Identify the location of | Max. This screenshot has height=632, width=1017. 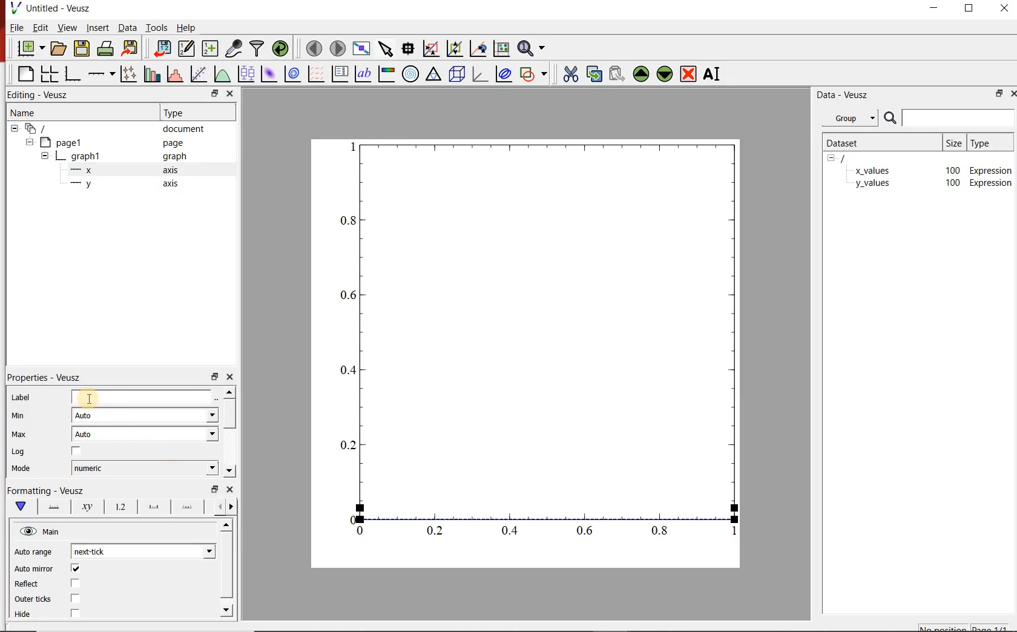
(19, 436).